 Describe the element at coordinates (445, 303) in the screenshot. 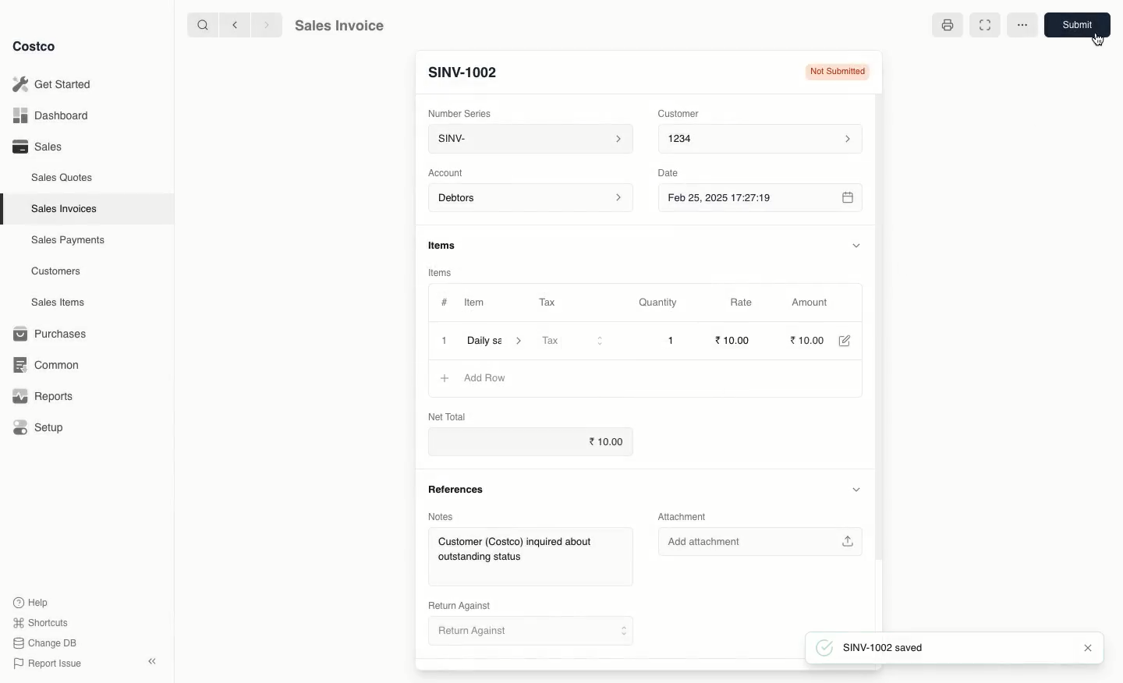

I see `#` at that location.